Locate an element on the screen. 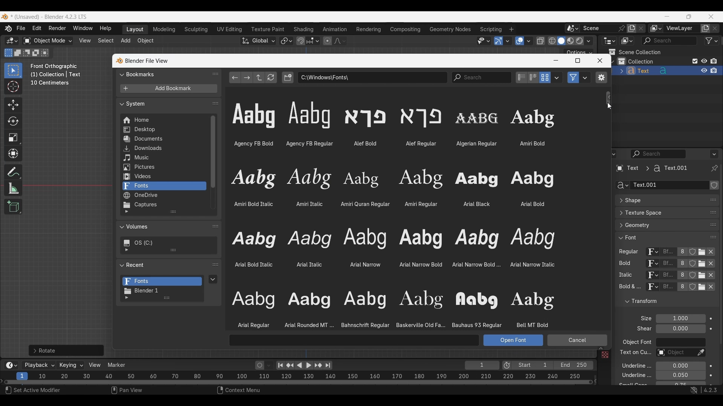 This screenshot has width=723, height=406. Pictures folder is located at coordinates (163, 167).